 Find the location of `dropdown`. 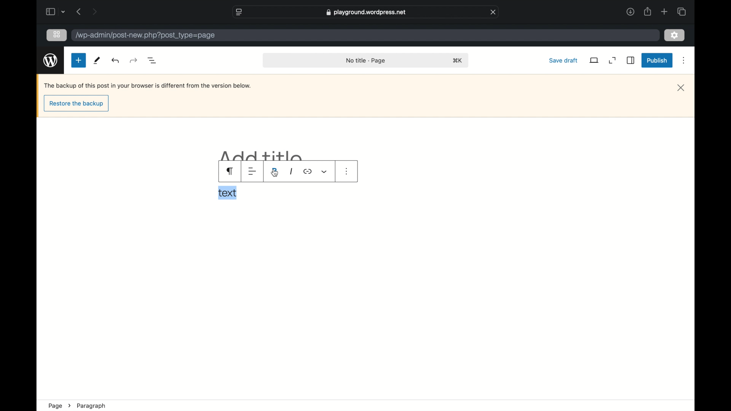

dropdown is located at coordinates (324, 172).